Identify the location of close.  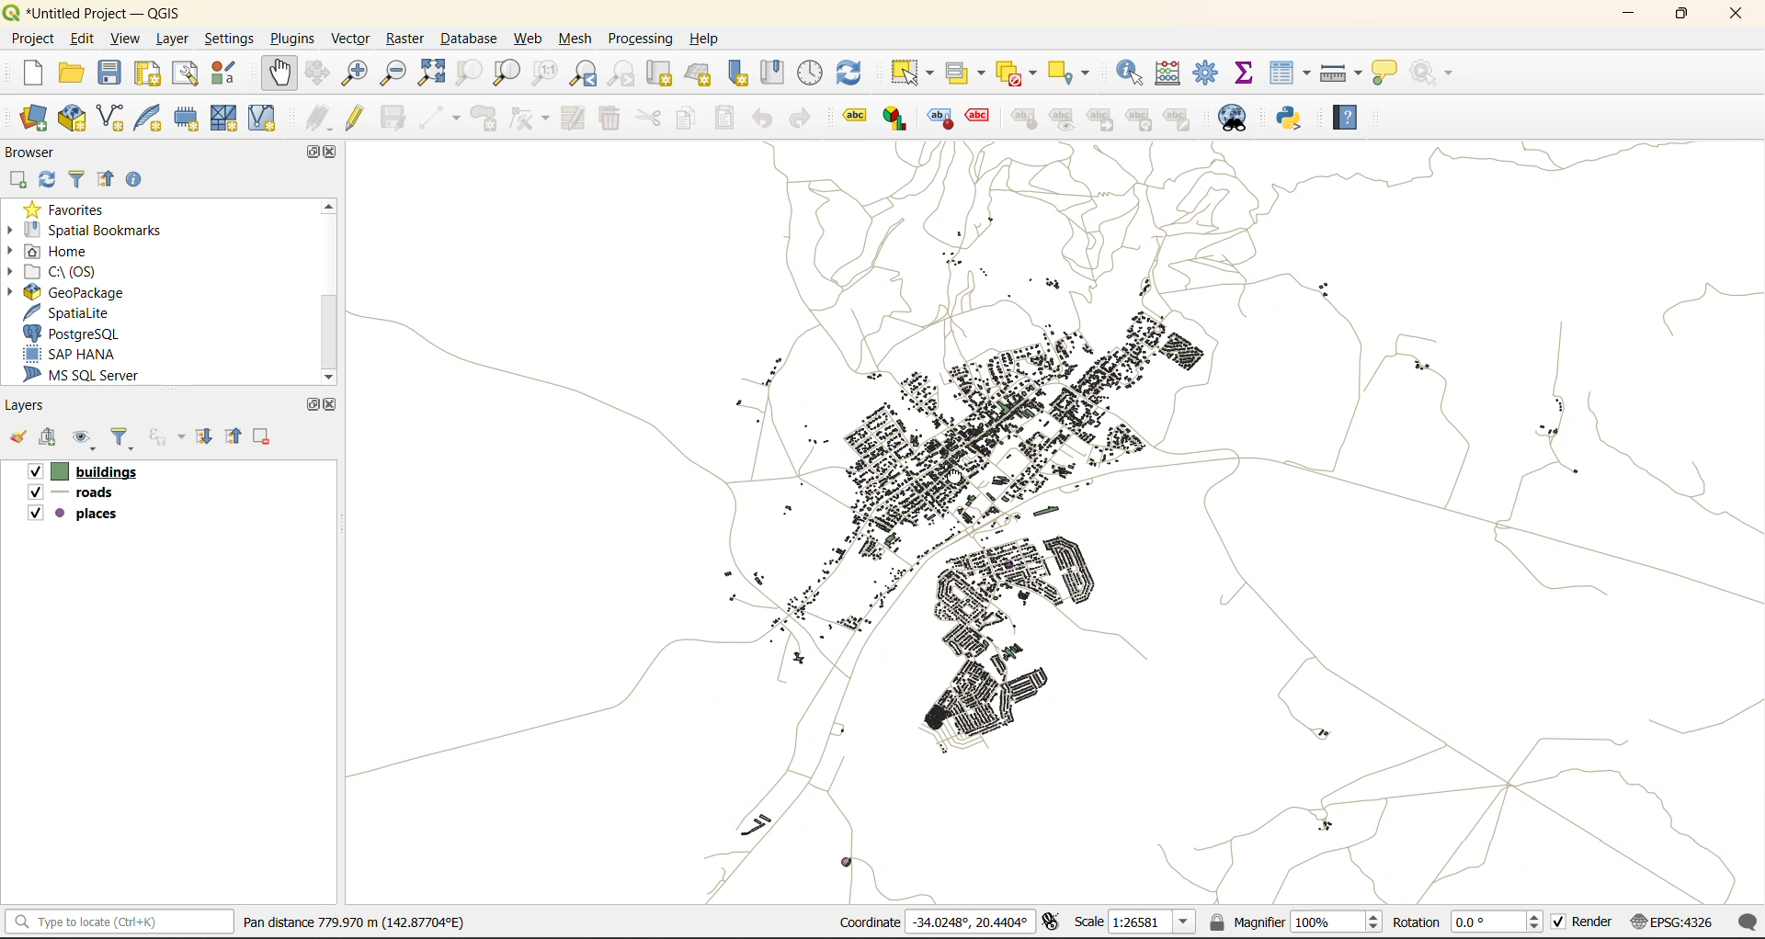
(332, 154).